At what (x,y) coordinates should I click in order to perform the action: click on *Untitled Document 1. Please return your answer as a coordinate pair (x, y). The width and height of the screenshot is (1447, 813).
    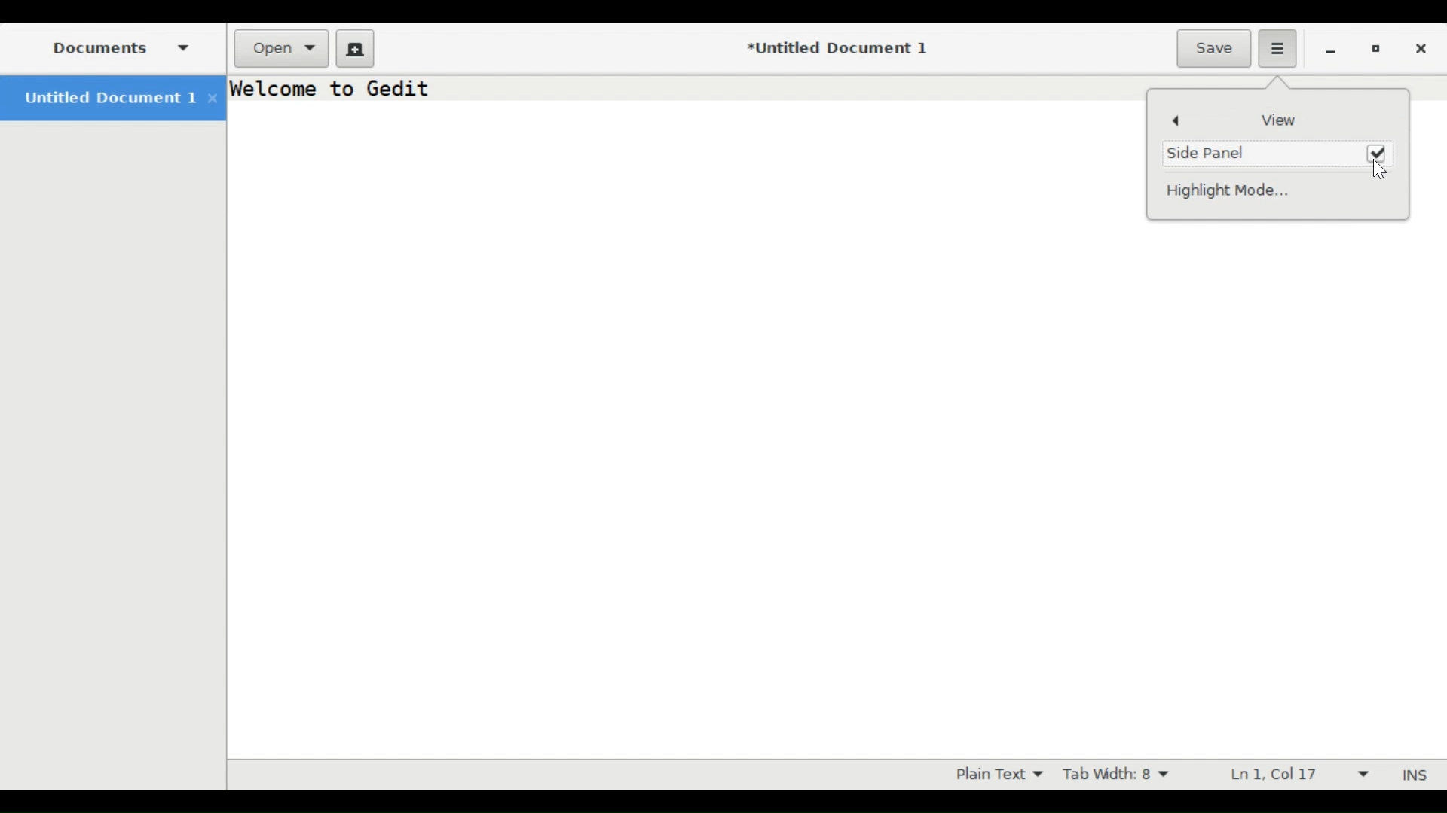
    Looking at the image, I should click on (836, 48).